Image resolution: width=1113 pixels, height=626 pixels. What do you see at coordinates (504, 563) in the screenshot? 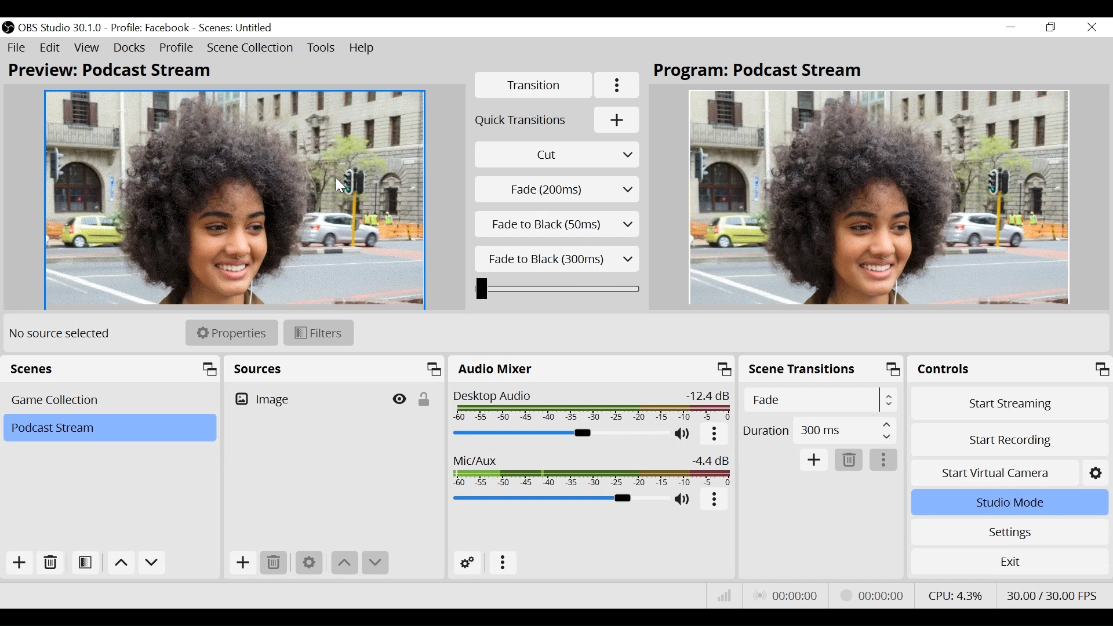
I see `more options` at bounding box center [504, 563].